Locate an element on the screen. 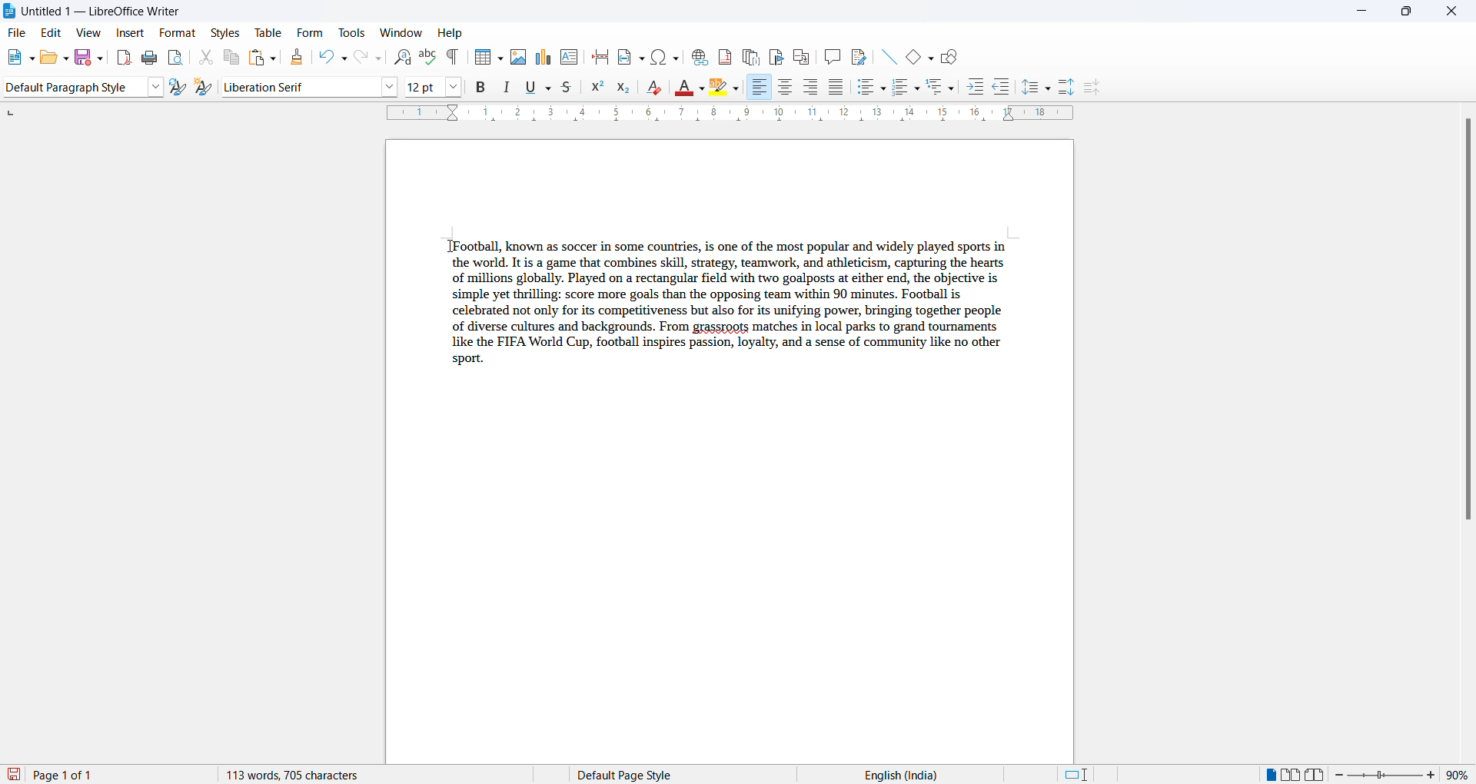  save is located at coordinates (80, 56).